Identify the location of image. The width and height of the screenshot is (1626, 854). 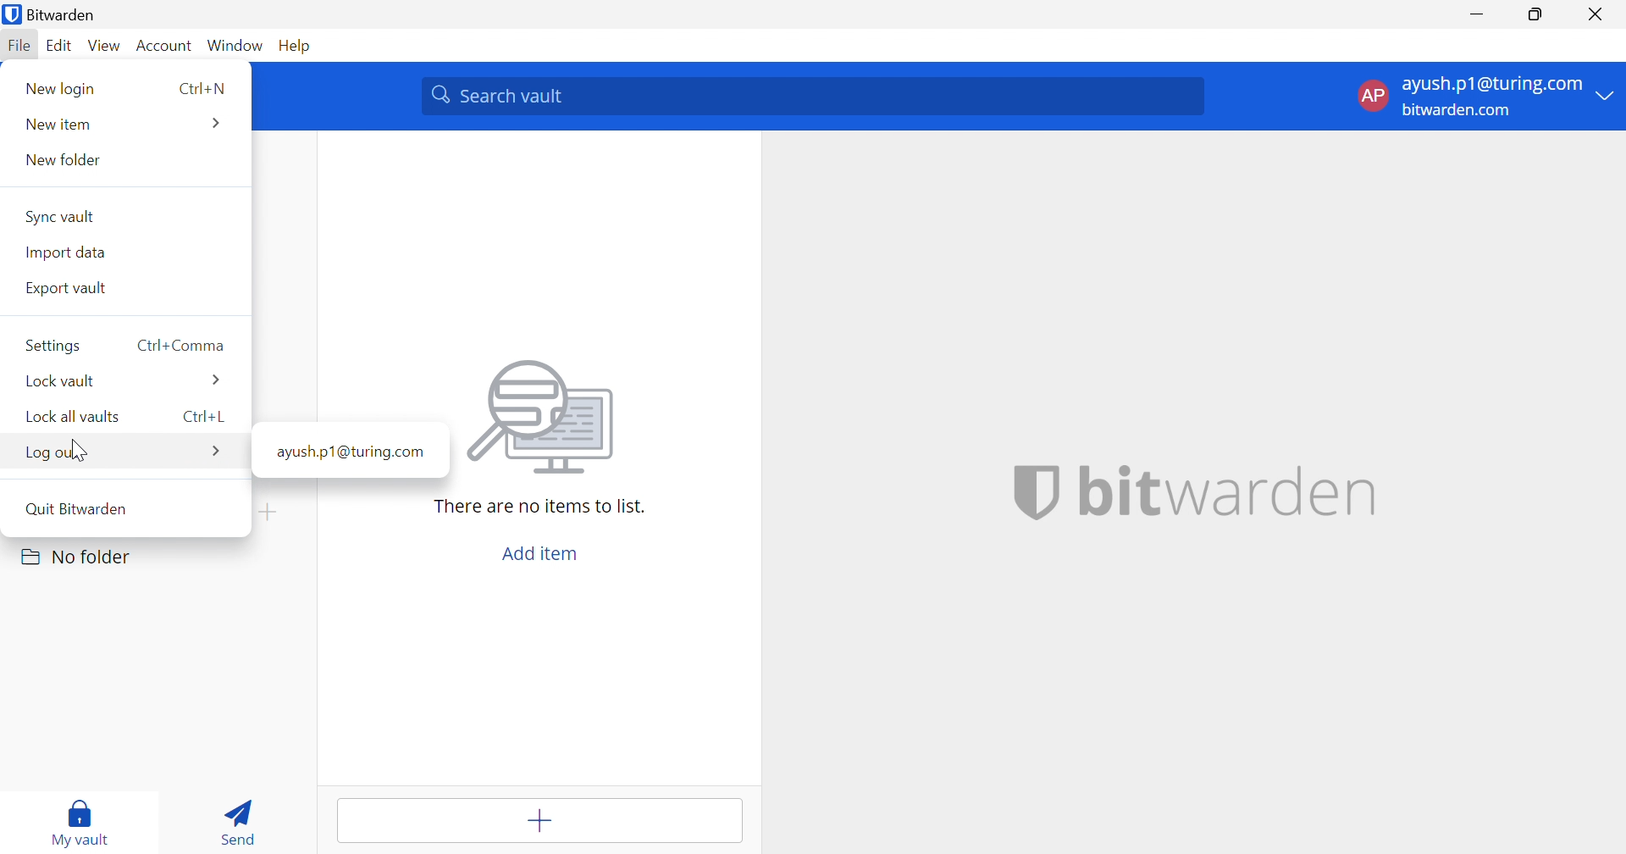
(545, 419).